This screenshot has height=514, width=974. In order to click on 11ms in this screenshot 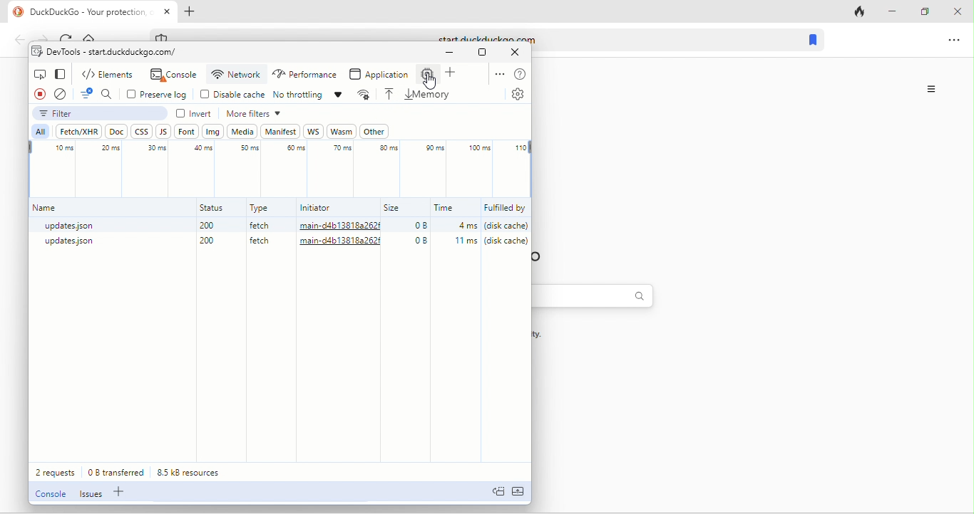, I will do `click(466, 243)`.